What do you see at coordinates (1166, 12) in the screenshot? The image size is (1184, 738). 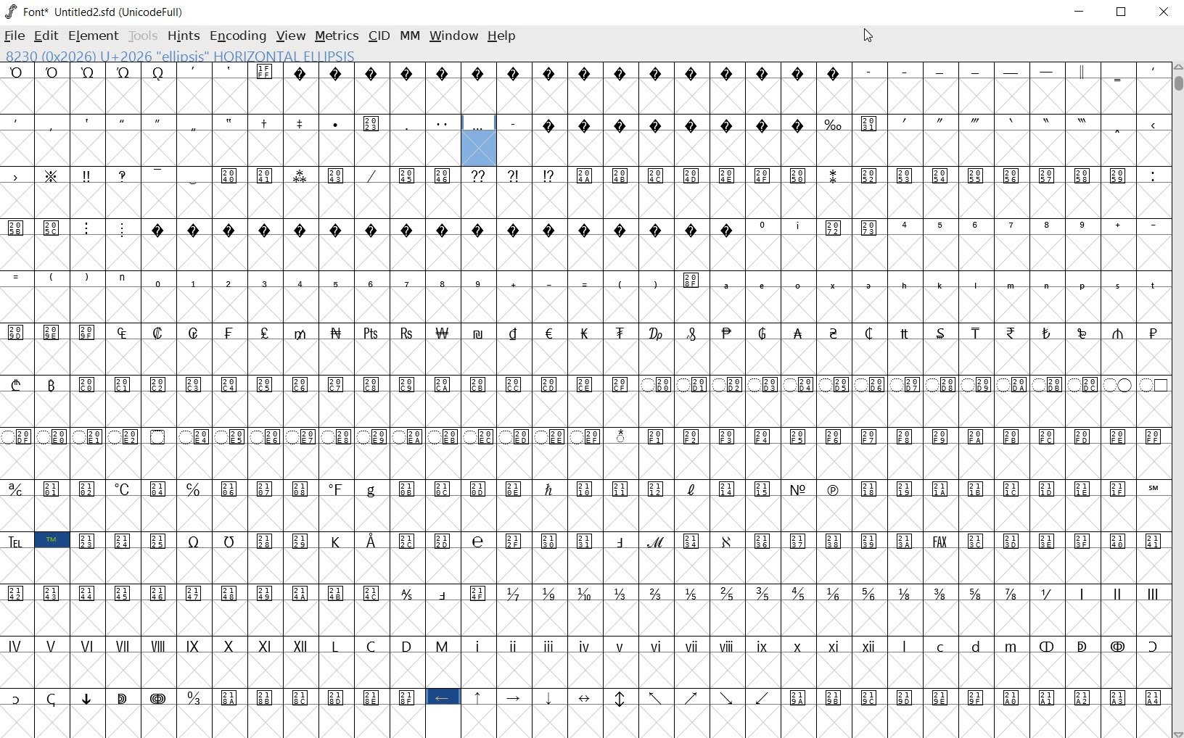 I see `CLOSE` at bounding box center [1166, 12].